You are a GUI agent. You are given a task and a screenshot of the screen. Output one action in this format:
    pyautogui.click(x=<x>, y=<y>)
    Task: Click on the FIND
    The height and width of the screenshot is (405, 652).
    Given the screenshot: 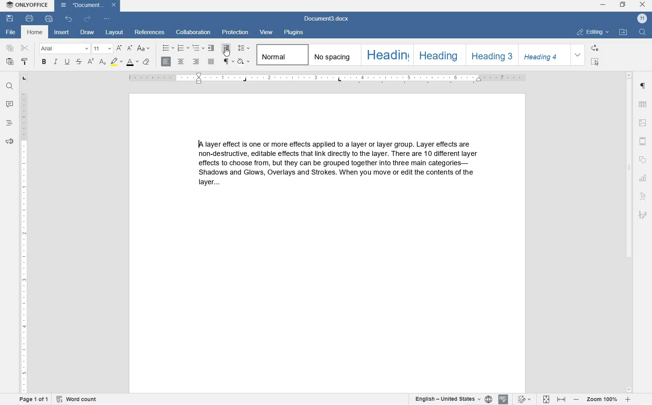 What is the action you would take?
    pyautogui.click(x=642, y=32)
    